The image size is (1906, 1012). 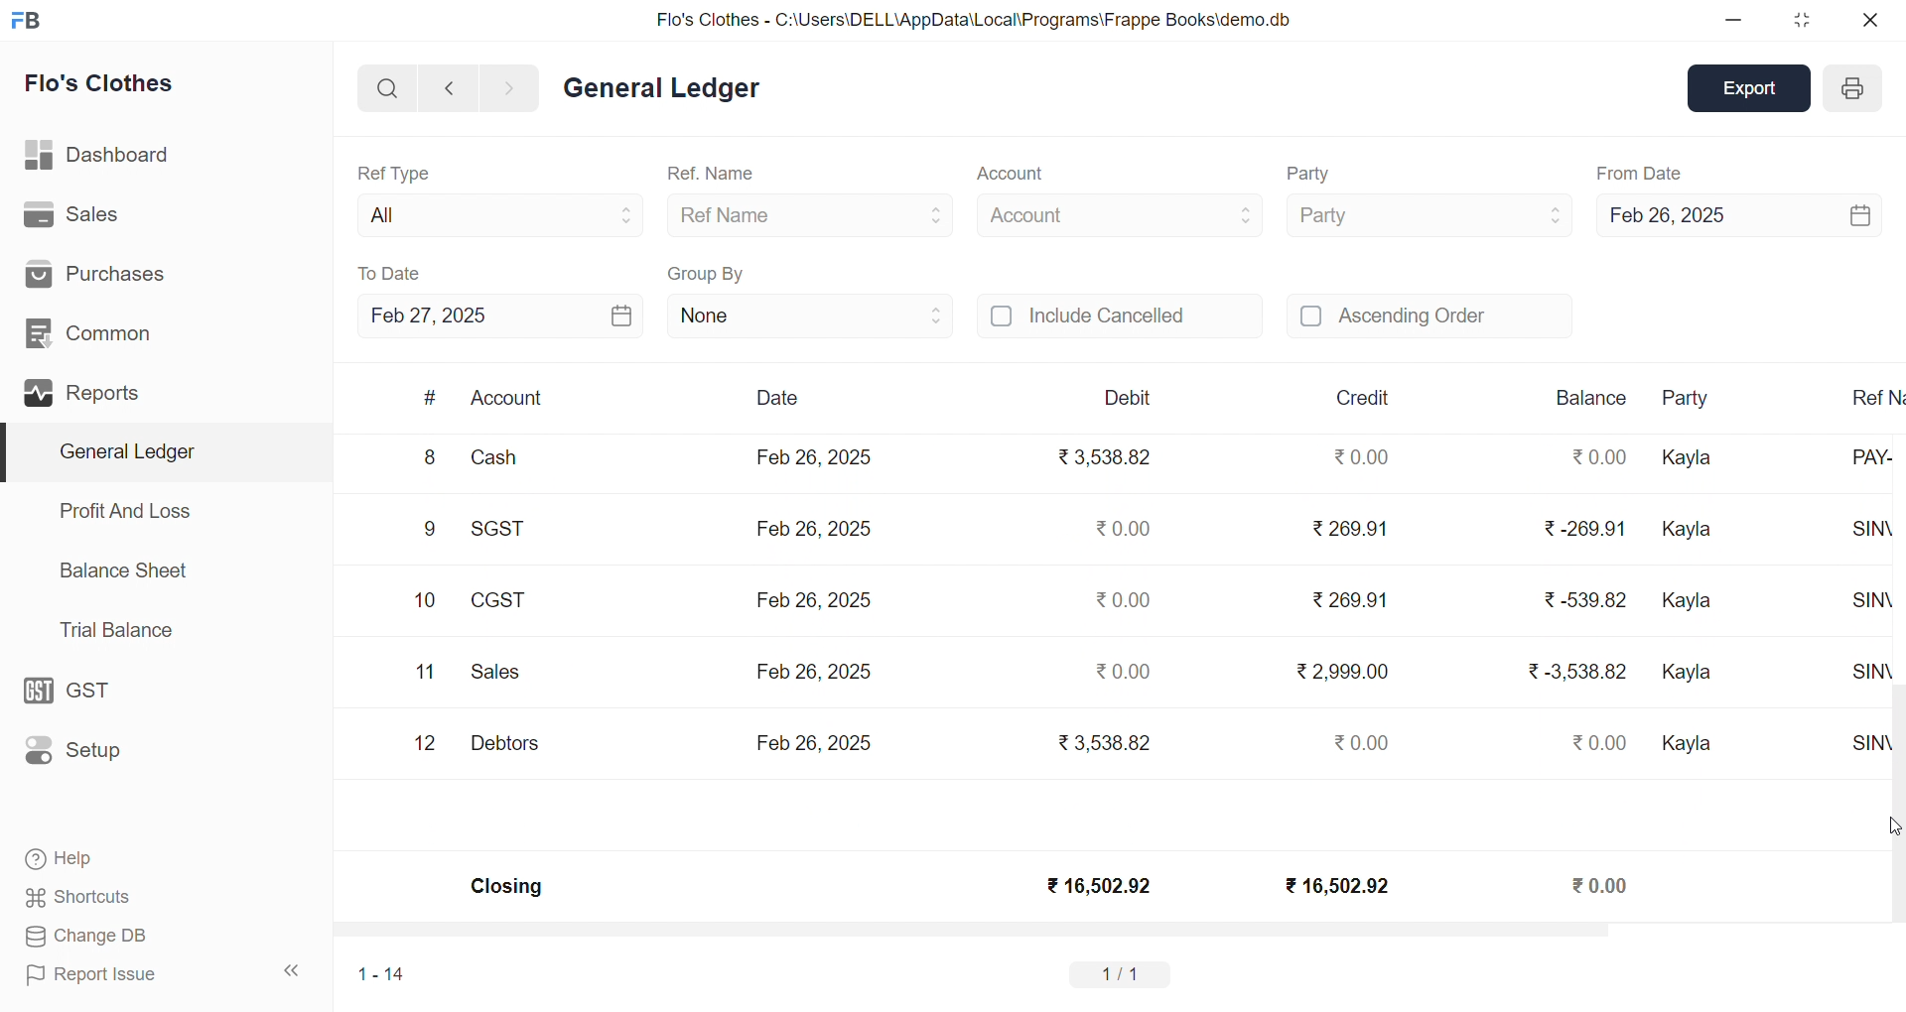 What do you see at coordinates (661, 89) in the screenshot?
I see `General Ledger` at bounding box center [661, 89].